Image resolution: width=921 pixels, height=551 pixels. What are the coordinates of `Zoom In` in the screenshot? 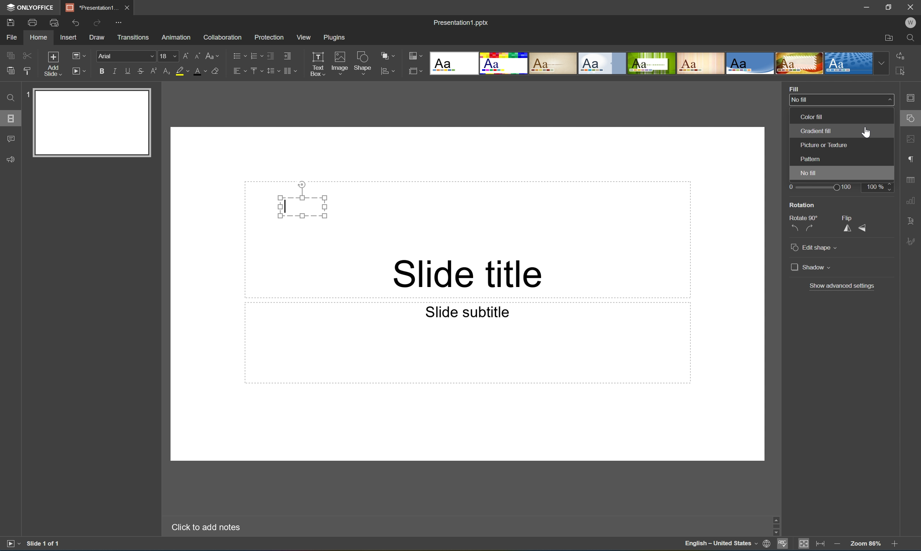 It's located at (894, 545).